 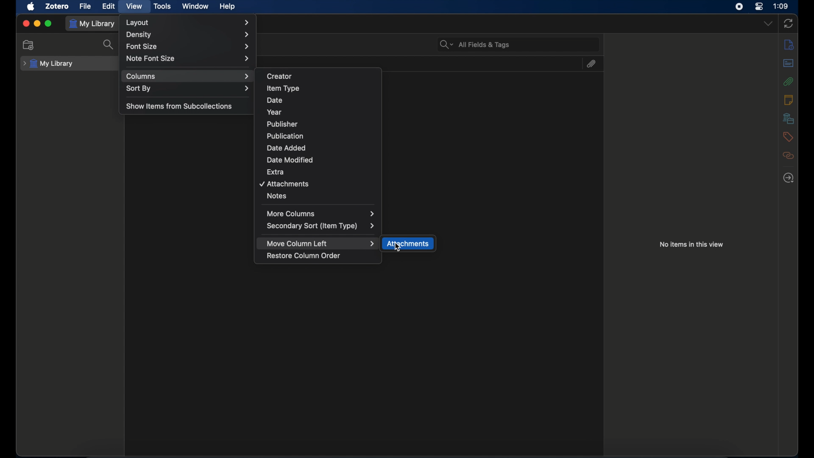 What do you see at coordinates (304, 256) in the screenshot?
I see `restore column order` at bounding box center [304, 256].